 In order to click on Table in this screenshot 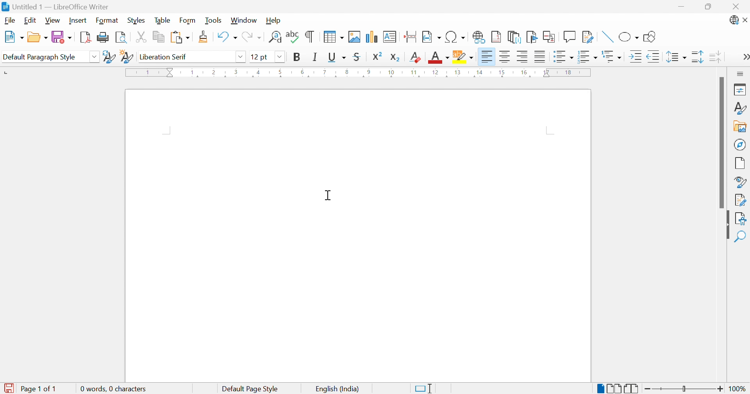, I will do `click(163, 20)`.